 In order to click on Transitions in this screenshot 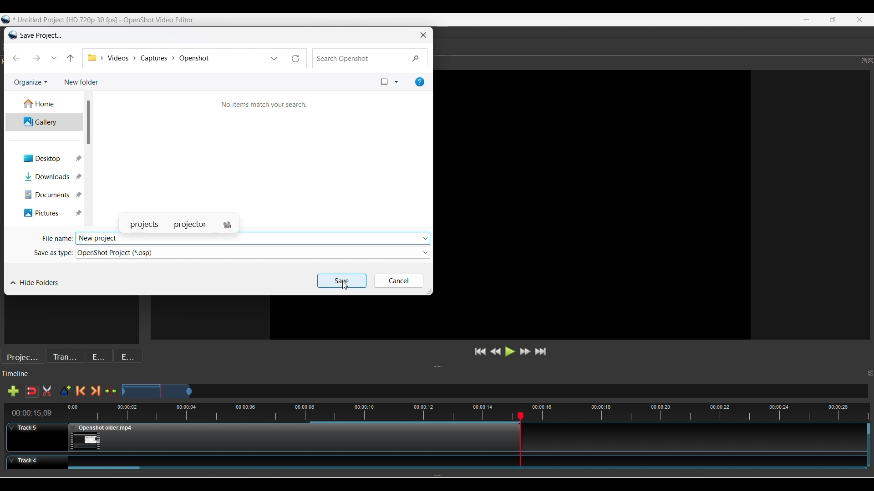, I will do `click(65, 356)`.